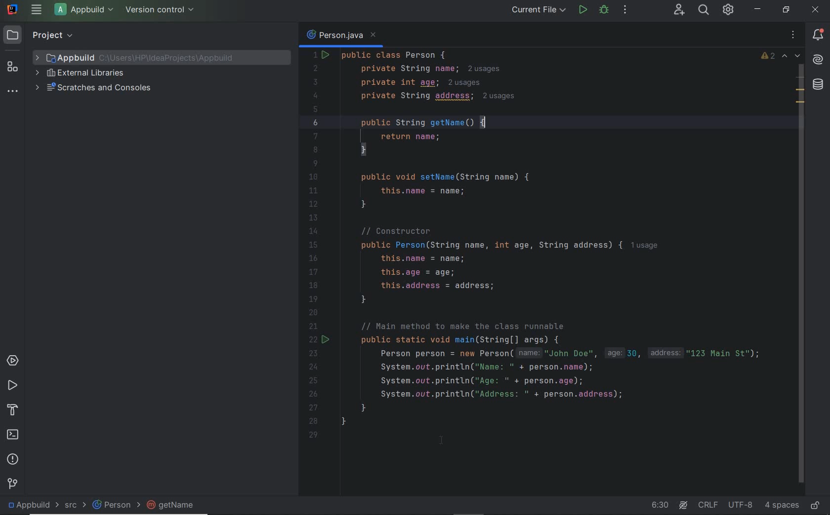 This screenshot has height=515, width=830. Describe the element at coordinates (818, 61) in the screenshot. I see `AI Assistant` at that location.